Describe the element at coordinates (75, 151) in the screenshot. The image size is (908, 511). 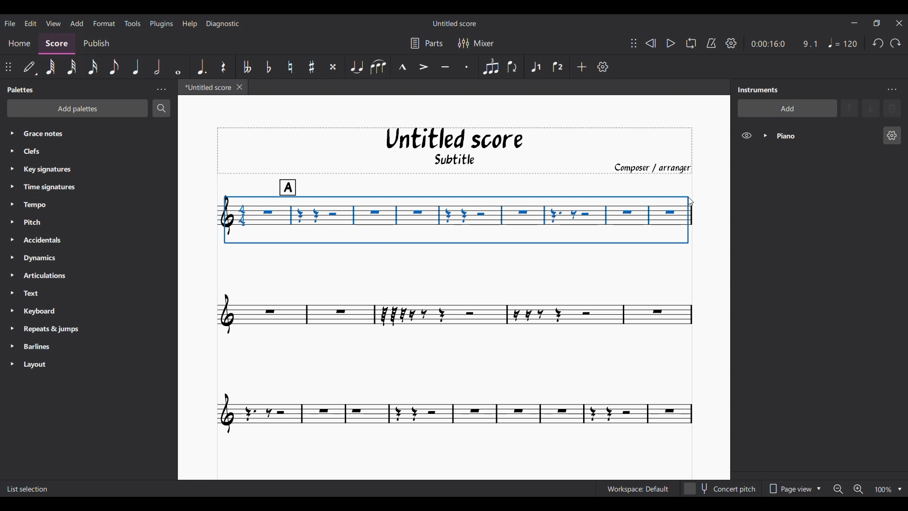
I see `Clefs` at that location.